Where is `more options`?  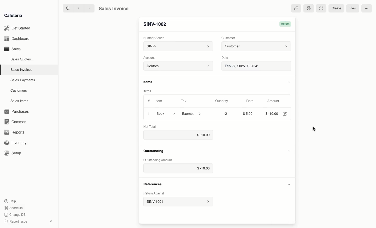 more options is located at coordinates (367, 9).